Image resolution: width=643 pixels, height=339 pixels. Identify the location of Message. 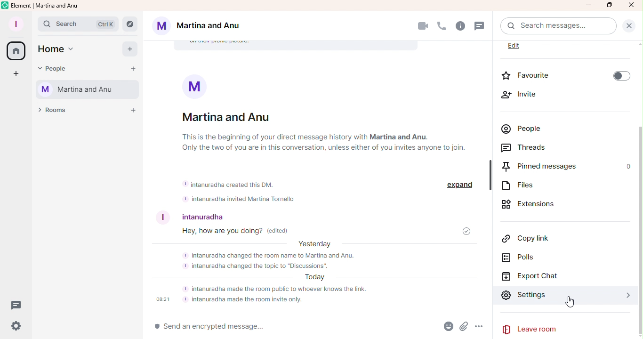
(230, 233).